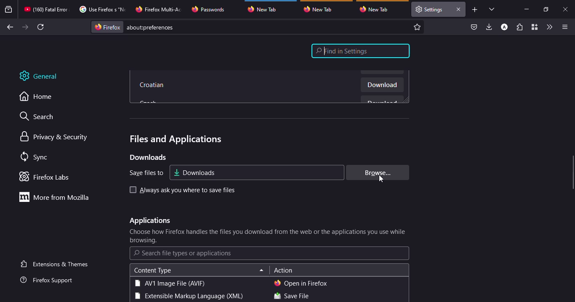 This screenshot has height=302, width=575. I want to click on extensions, so click(519, 28).